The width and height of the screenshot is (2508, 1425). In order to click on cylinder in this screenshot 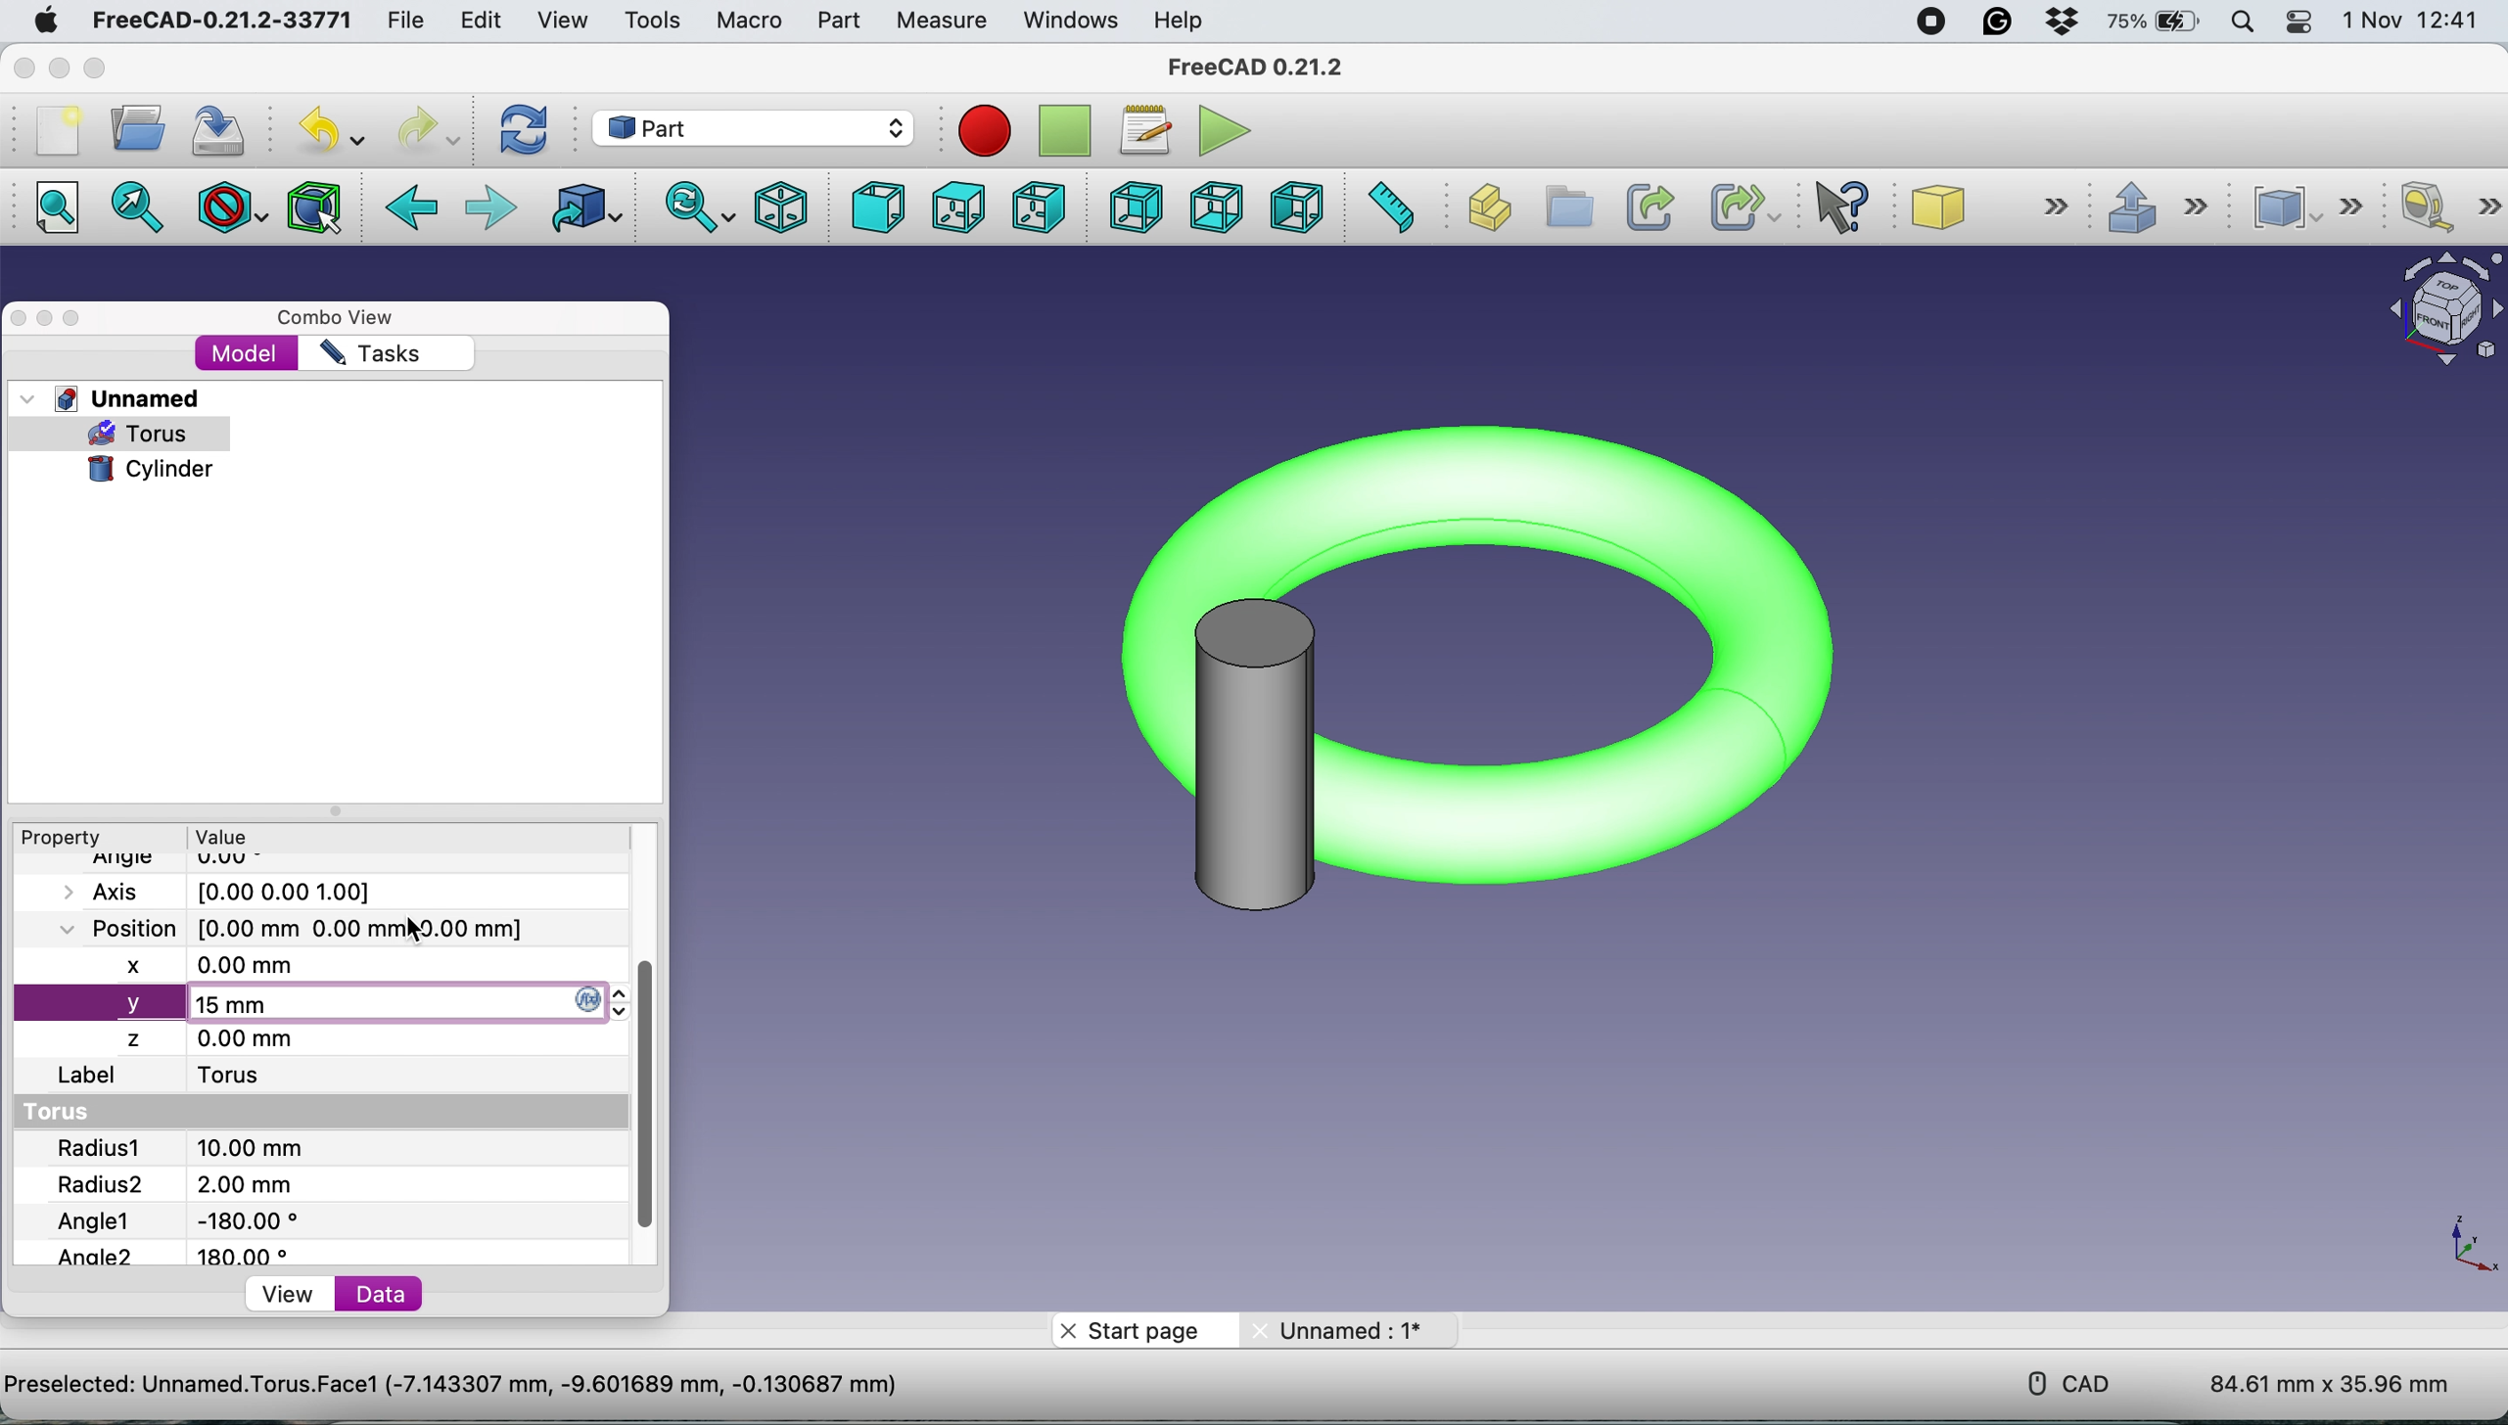, I will do `click(151, 467)`.